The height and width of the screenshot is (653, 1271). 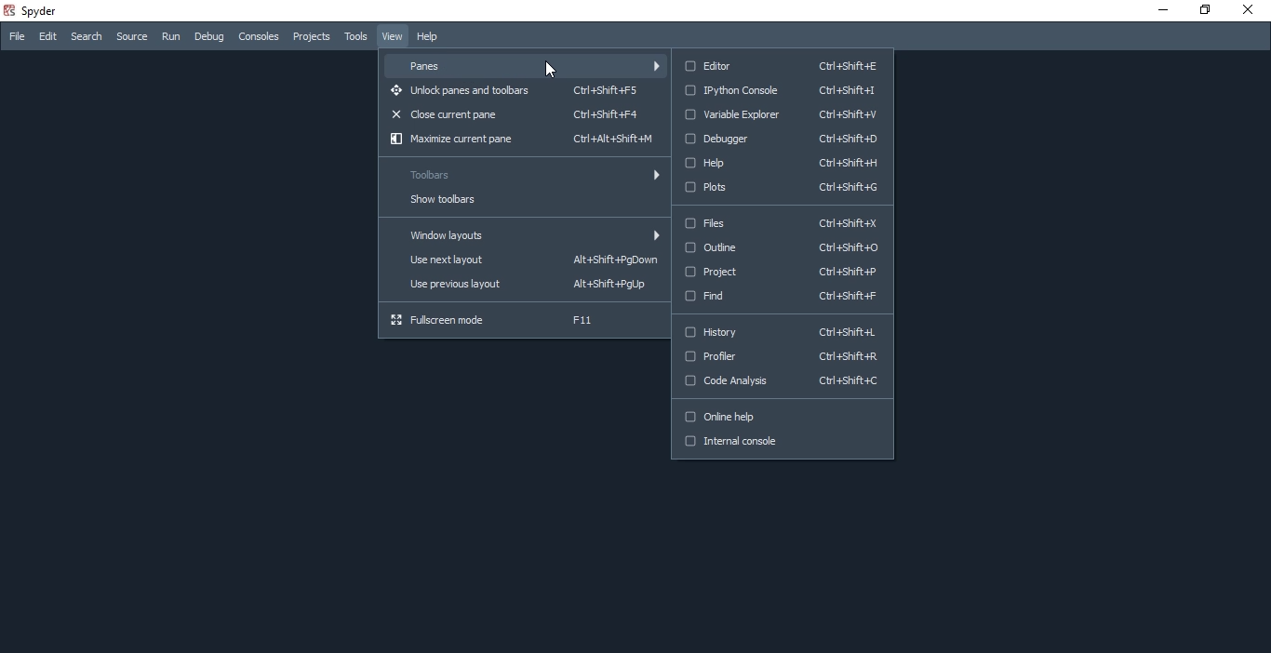 What do you see at coordinates (86, 37) in the screenshot?
I see `Search` at bounding box center [86, 37].